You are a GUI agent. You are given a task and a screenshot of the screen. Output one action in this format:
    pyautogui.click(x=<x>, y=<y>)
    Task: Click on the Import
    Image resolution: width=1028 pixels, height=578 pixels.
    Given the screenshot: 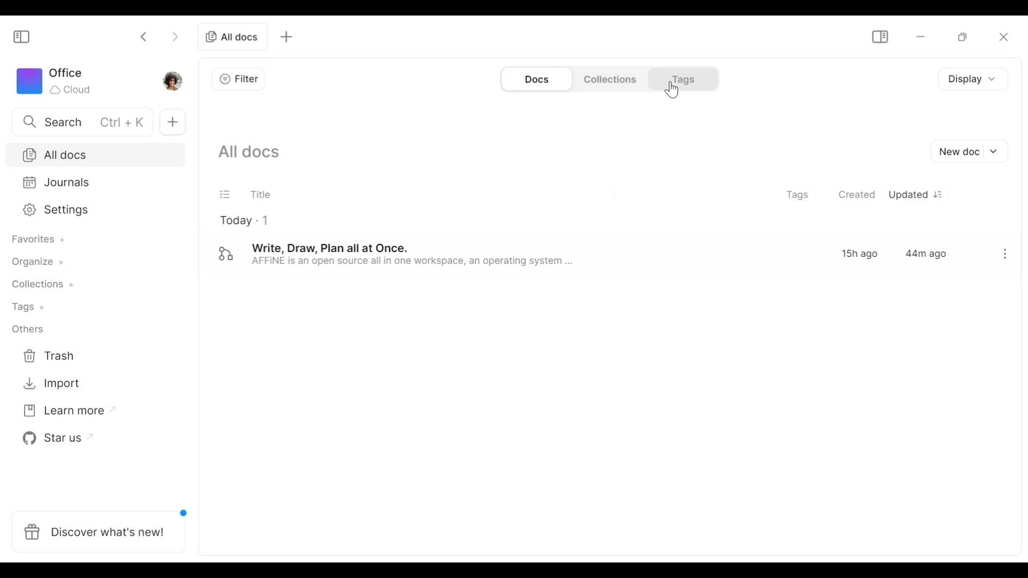 What is the action you would take?
    pyautogui.click(x=55, y=385)
    